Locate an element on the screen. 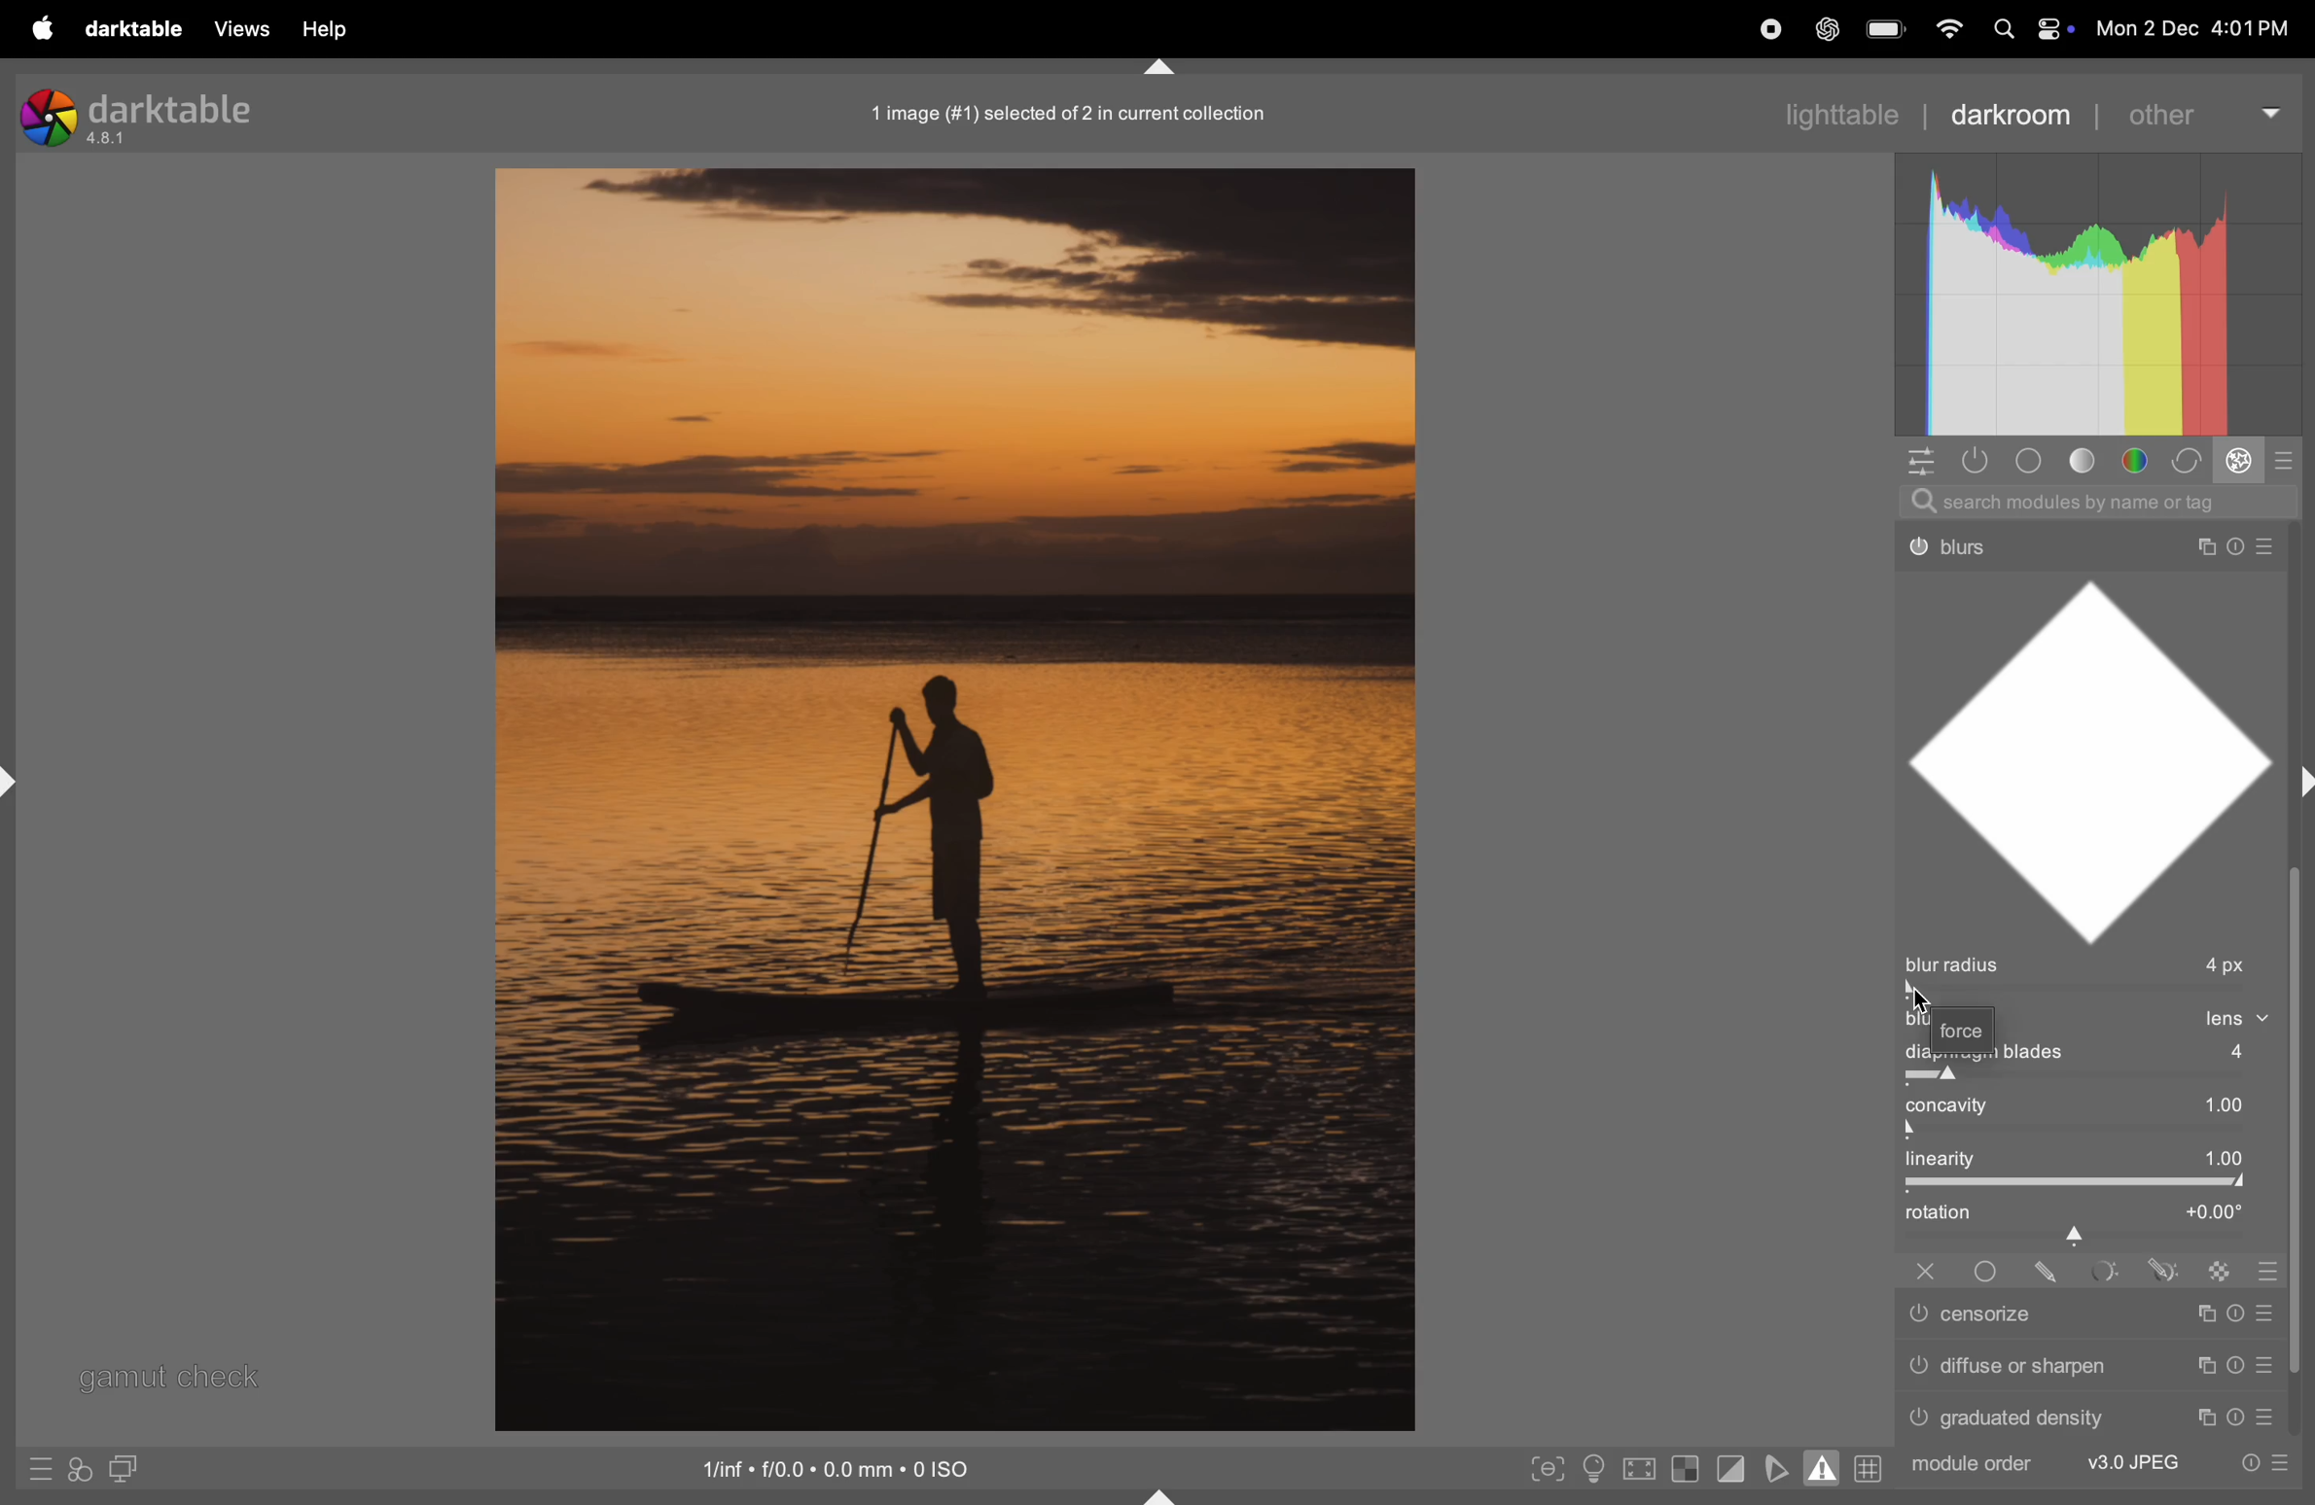 The height and width of the screenshot is (1505, 2315).  is located at coordinates (1925, 1272).